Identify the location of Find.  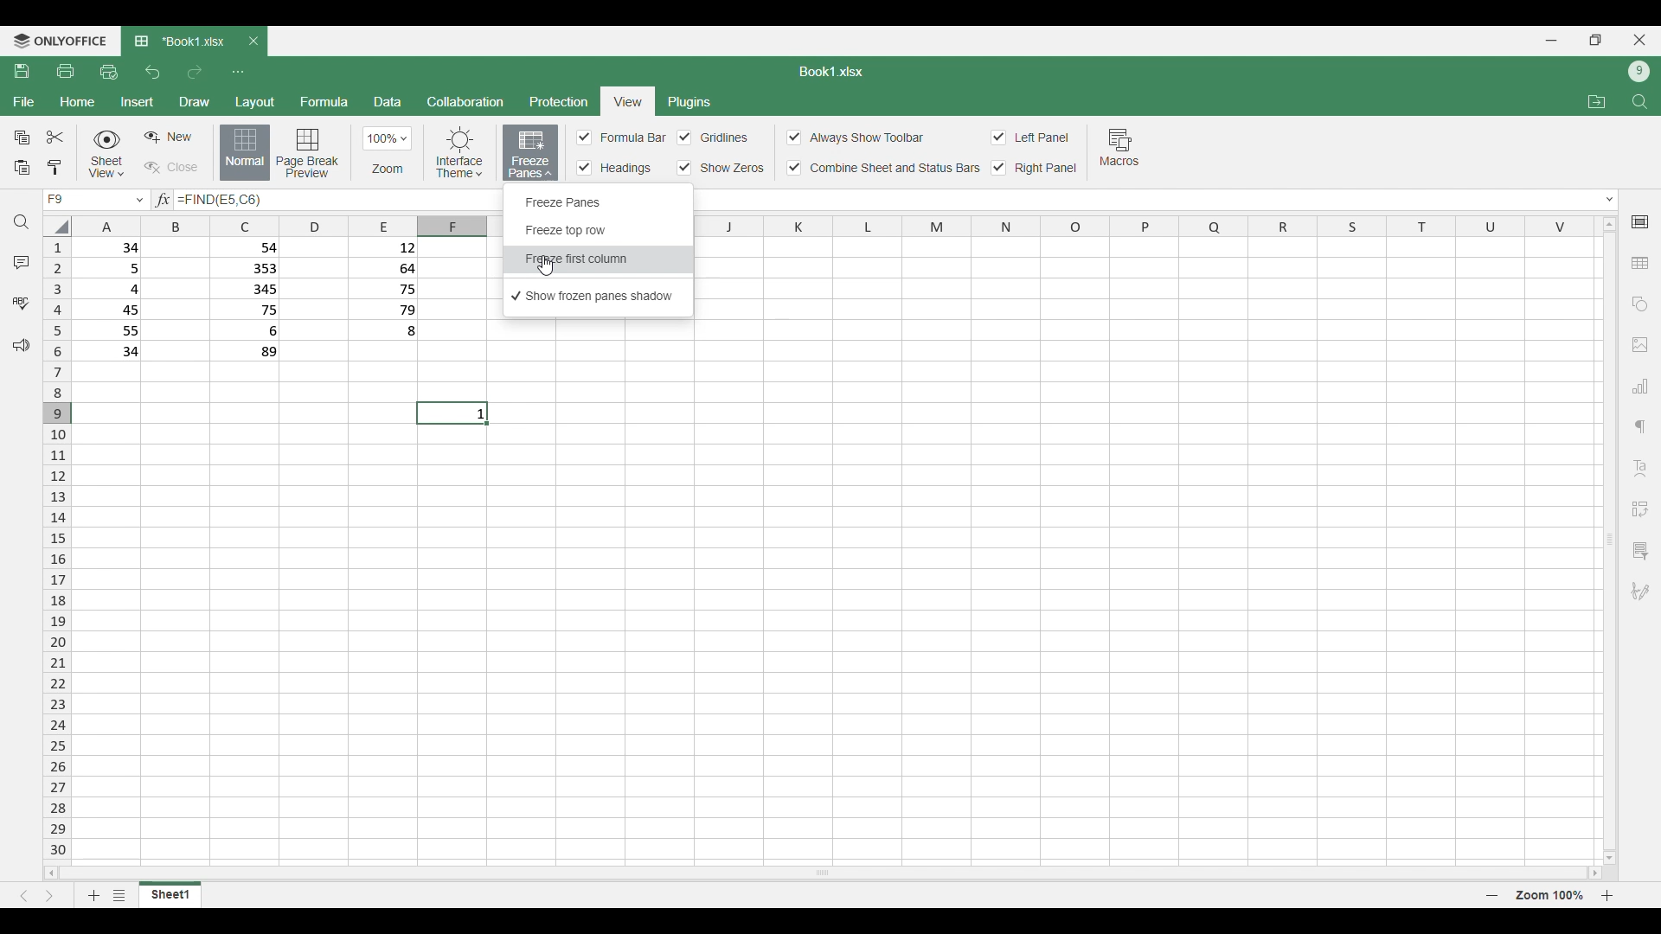
(1640, 102).